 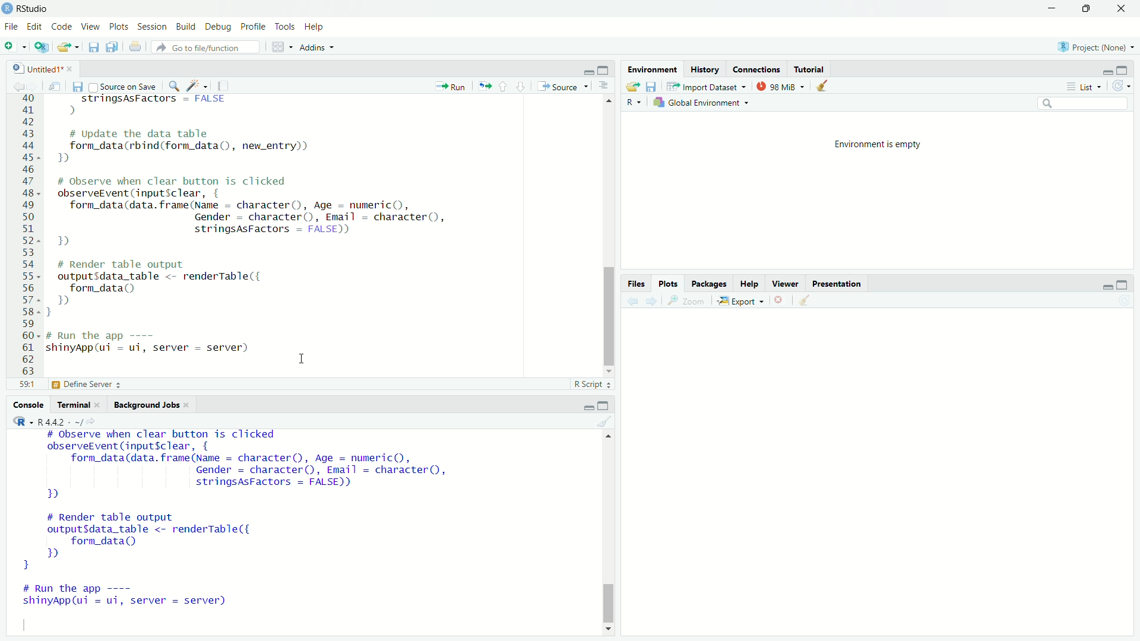 I want to click on workspace panes, so click(x=280, y=46).